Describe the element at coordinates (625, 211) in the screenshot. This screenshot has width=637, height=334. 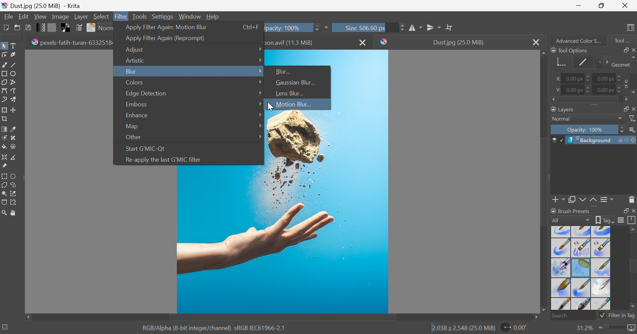
I see `Float Docker` at that location.